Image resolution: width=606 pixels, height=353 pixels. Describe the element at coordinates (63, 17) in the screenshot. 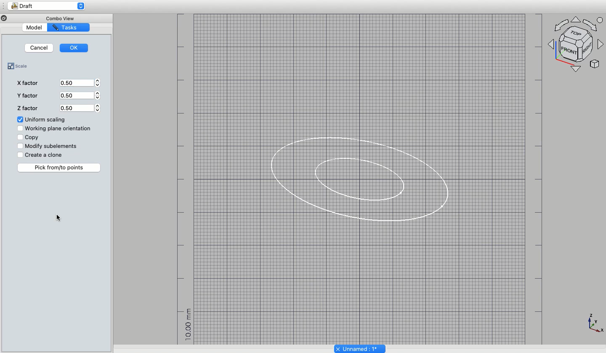

I see `Combo View` at that location.